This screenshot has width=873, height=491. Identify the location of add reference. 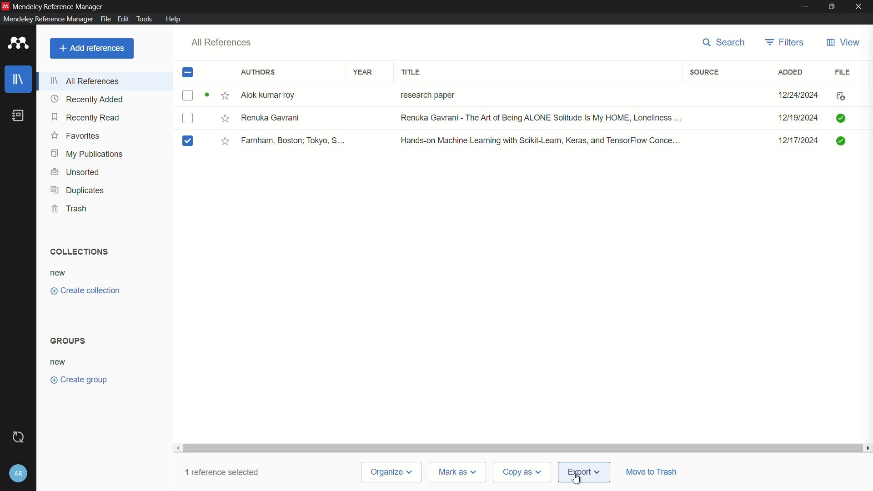
(92, 48).